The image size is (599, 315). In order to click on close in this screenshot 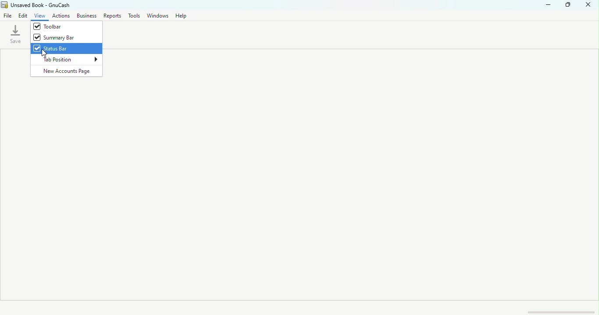, I will do `click(591, 6)`.